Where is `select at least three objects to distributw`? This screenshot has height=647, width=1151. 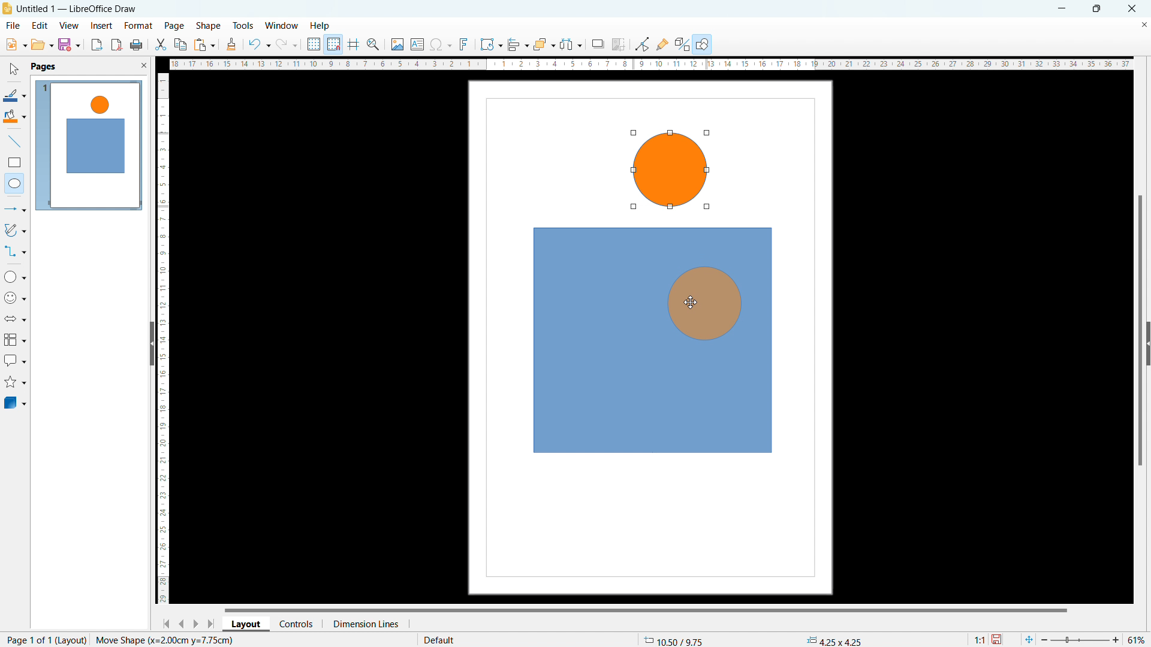 select at least three objects to distributw is located at coordinates (570, 45).